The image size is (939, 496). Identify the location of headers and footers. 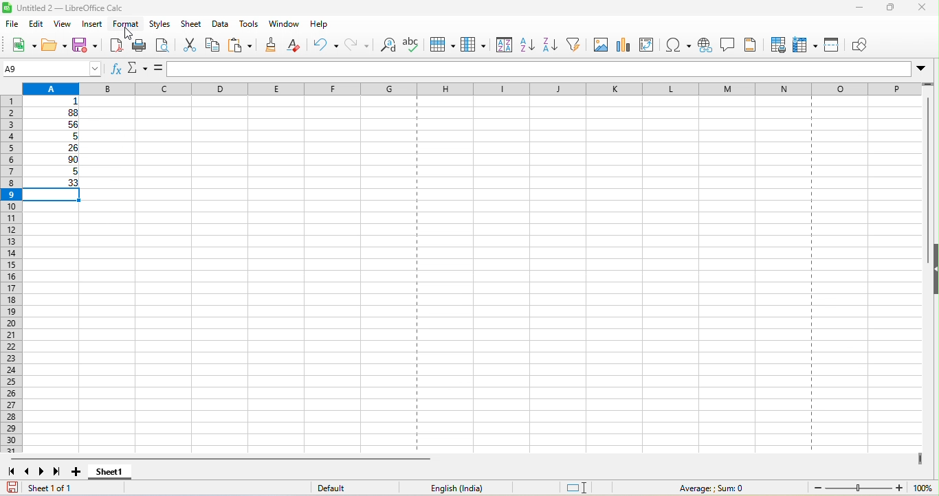
(752, 45).